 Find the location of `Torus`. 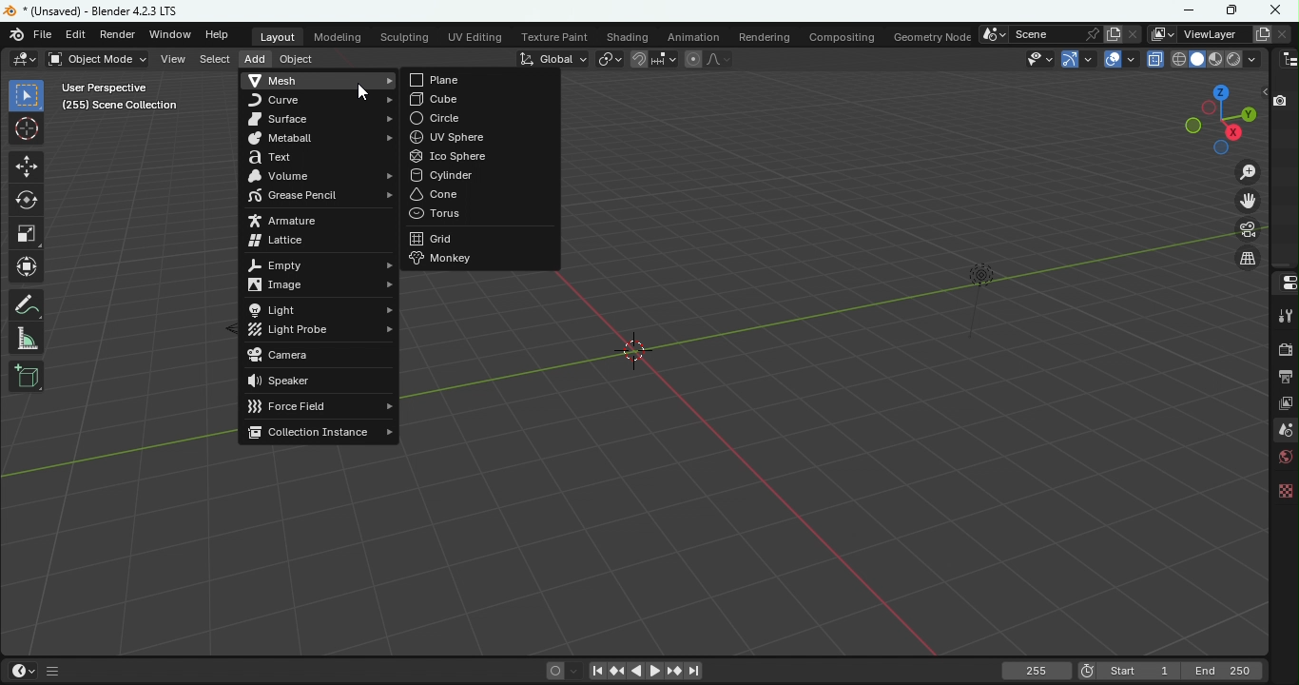

Torus is located at coordinates (475, 214).